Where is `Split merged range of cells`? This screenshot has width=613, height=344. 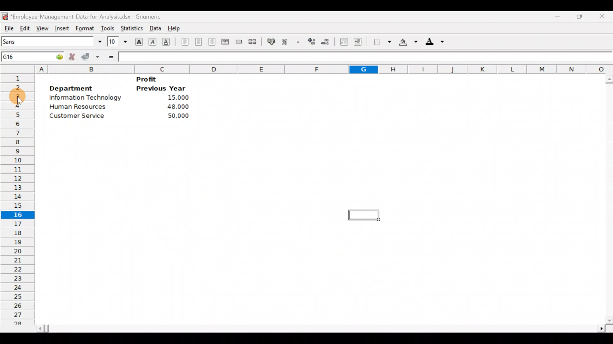
Split merged range of cells is located at coordinates (253, 42).